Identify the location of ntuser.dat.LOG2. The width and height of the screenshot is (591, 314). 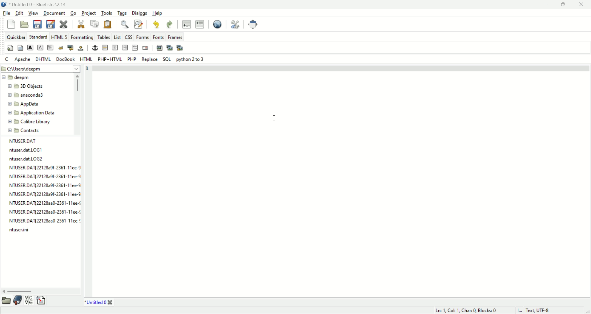
(26, 159).